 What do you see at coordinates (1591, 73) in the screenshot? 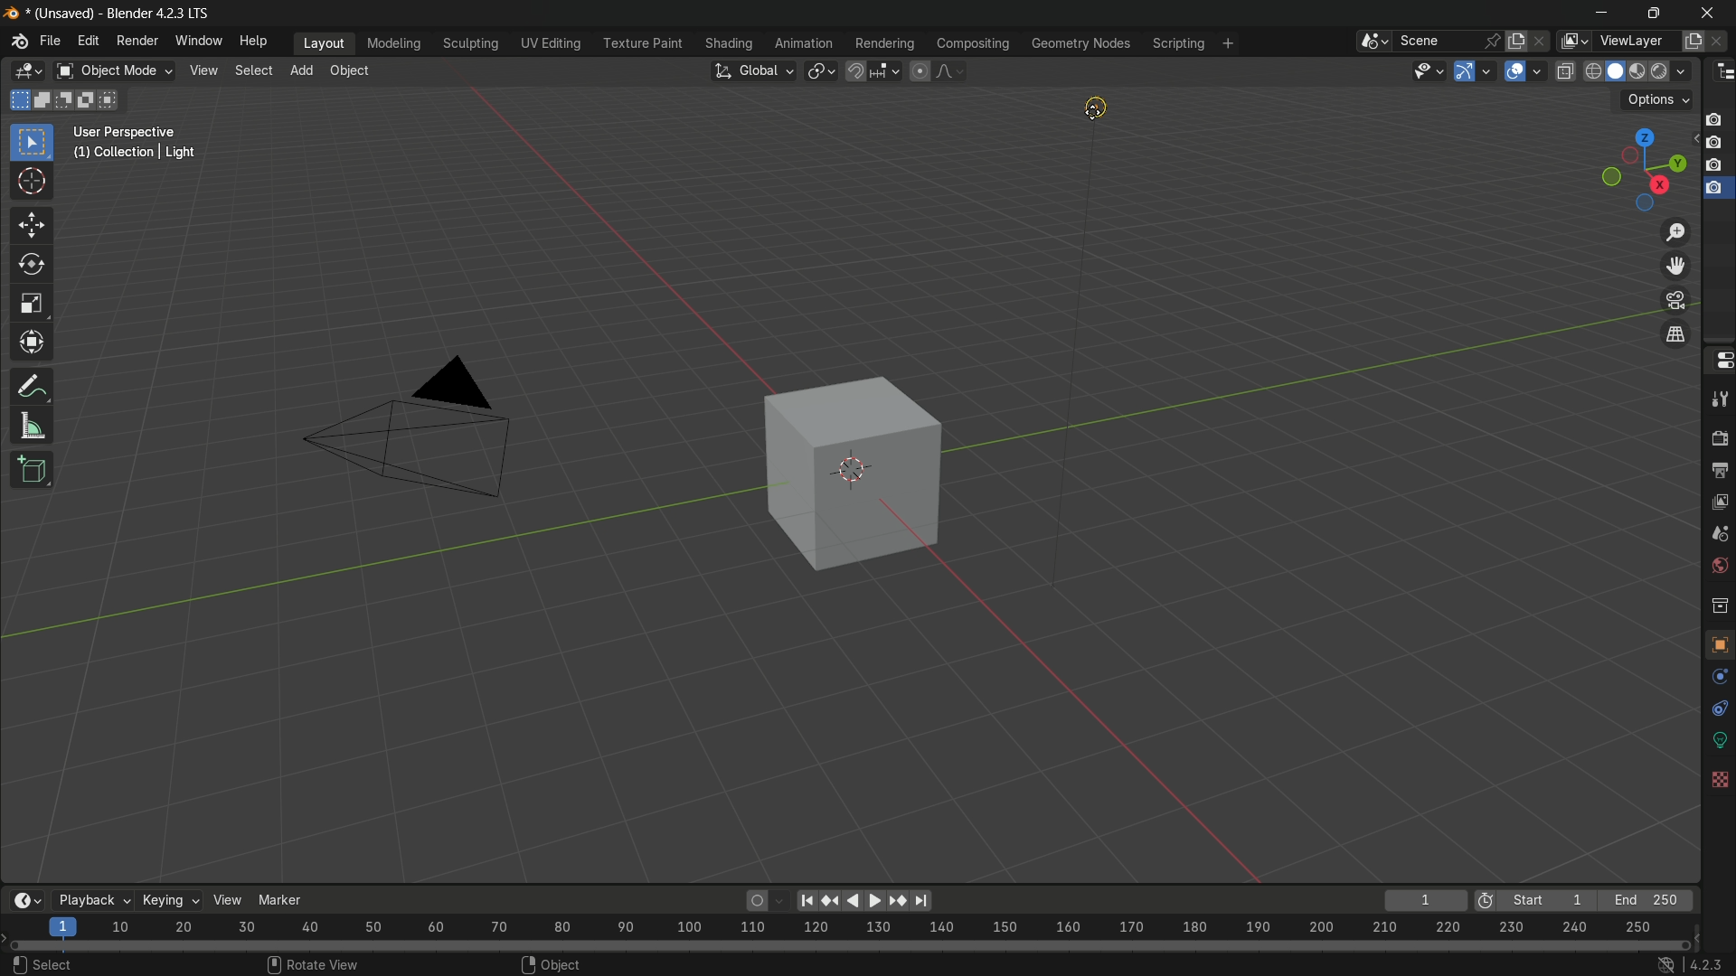
I see `wireframe` at bounding box center [1591, 73].